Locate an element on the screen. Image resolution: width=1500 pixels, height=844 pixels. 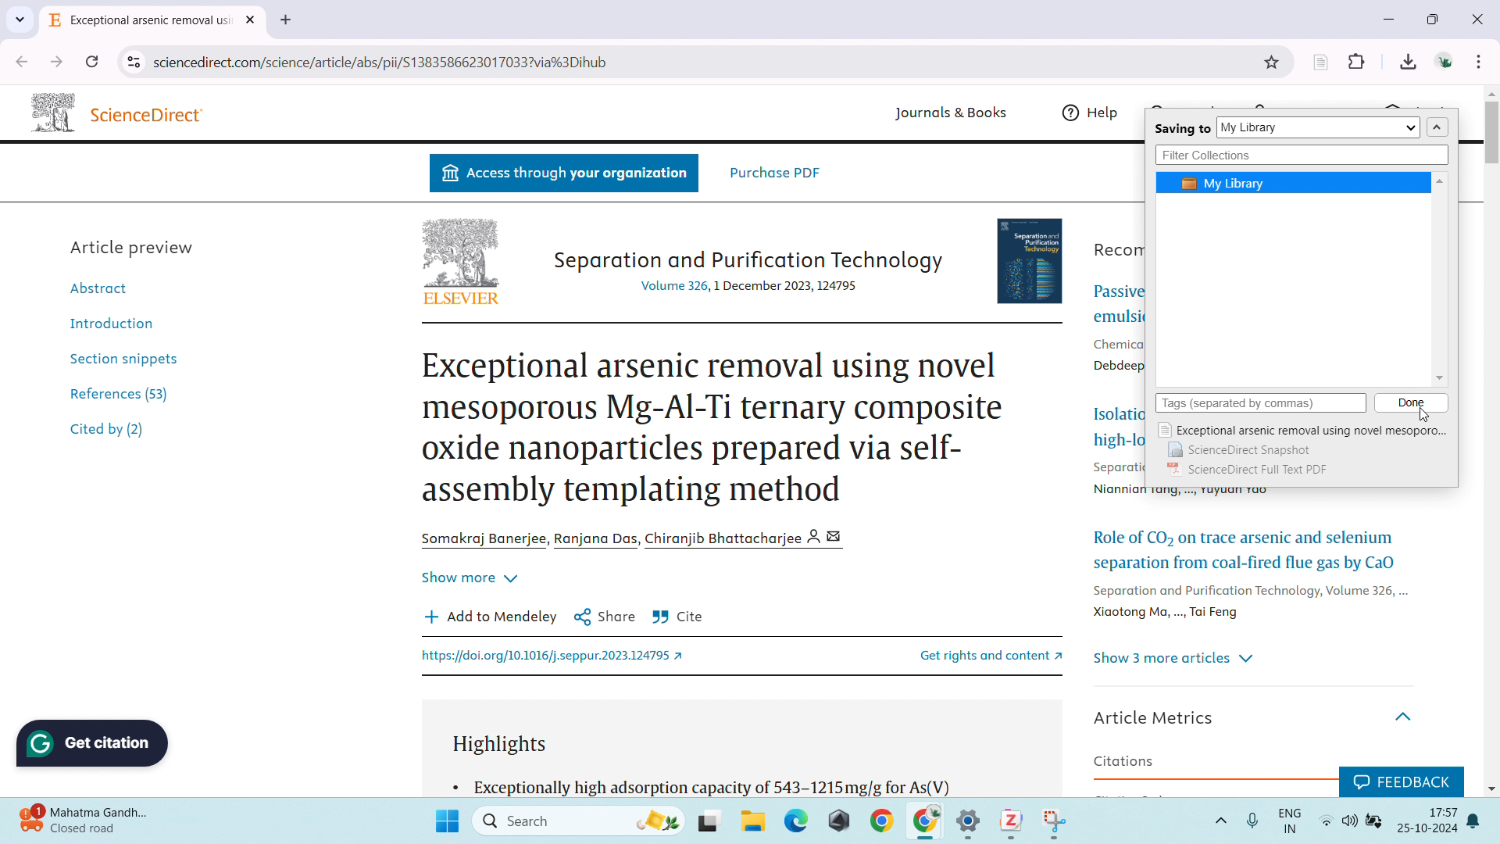
Feedback is located at coordinates (1400, 779).